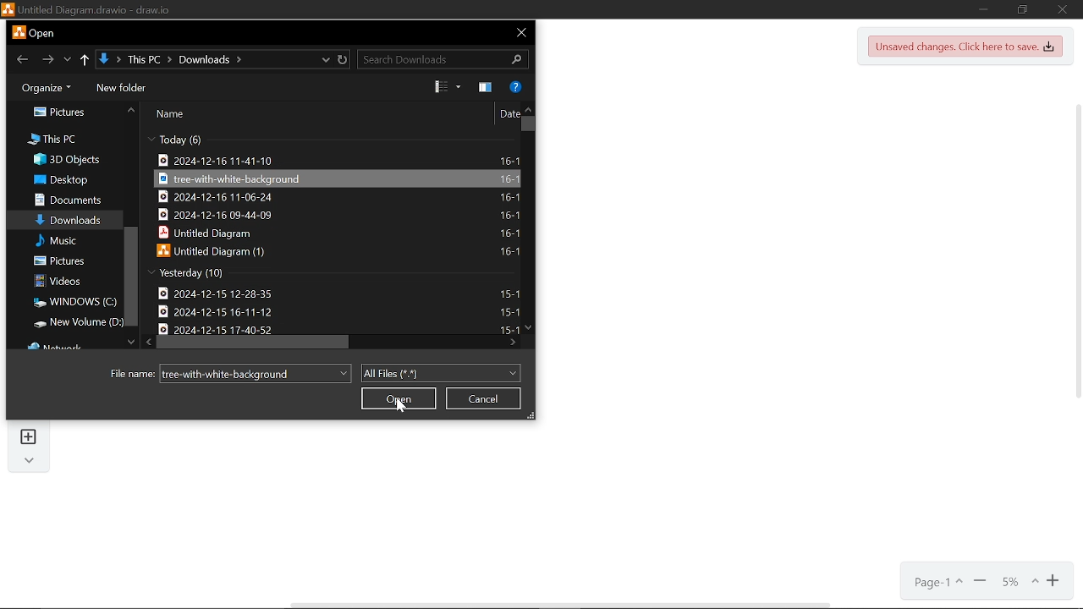 The image size is (1083, 609). Describe the element at coordinates (130, 376) in the screenshot. I see `file name` at that location.